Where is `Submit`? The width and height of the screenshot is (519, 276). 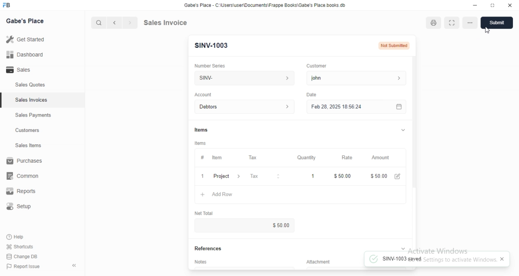
Submit is located at coordinates (496, 22).